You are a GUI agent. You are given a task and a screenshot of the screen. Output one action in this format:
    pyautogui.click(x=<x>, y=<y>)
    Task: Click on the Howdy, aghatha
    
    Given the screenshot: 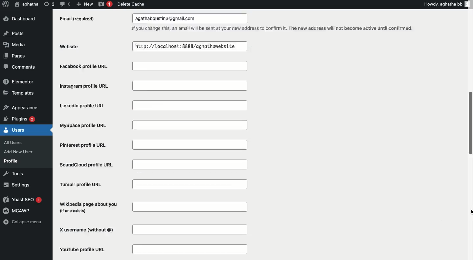 What is the action you would take?
    pyautogui.click(x=448, y=4)
    